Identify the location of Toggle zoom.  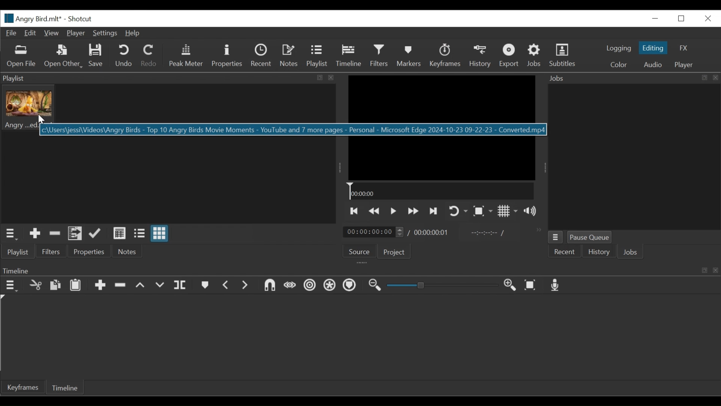
(484, 212).